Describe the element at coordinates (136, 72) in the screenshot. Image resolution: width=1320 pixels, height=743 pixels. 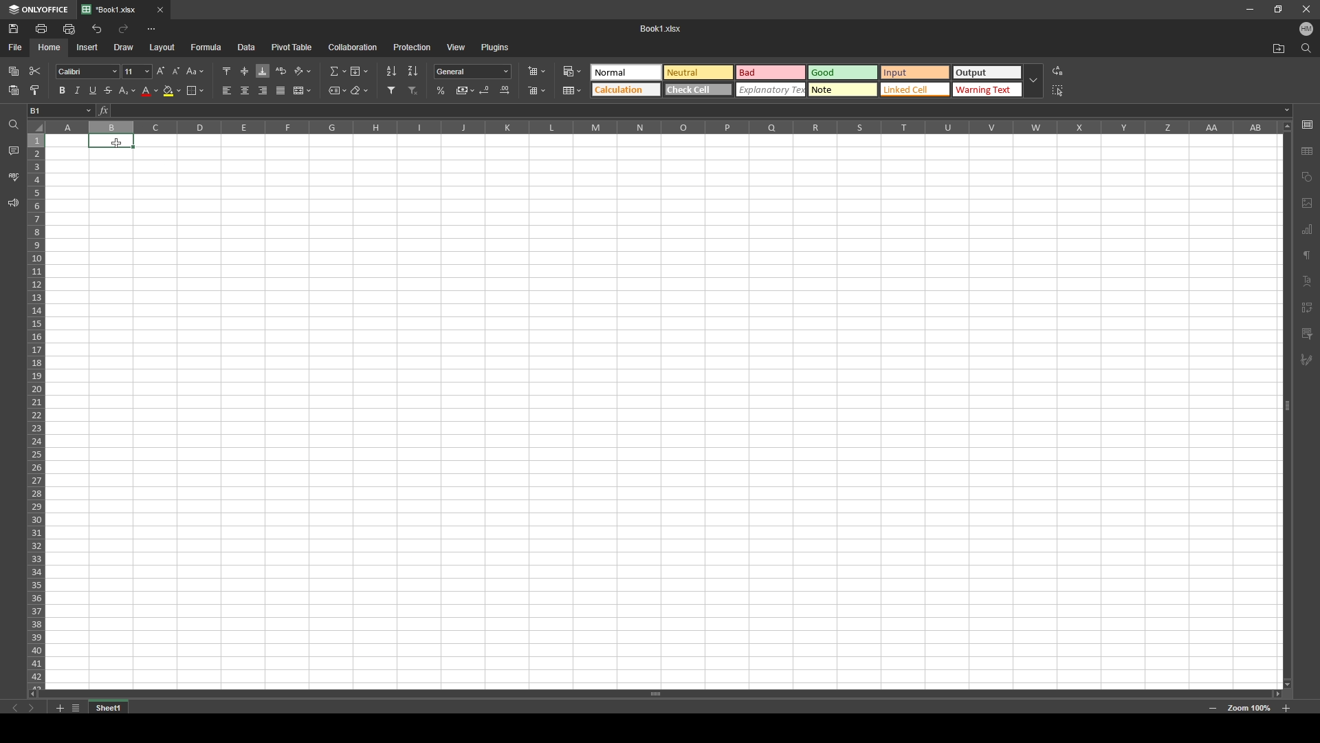
I see `font size` at that location.